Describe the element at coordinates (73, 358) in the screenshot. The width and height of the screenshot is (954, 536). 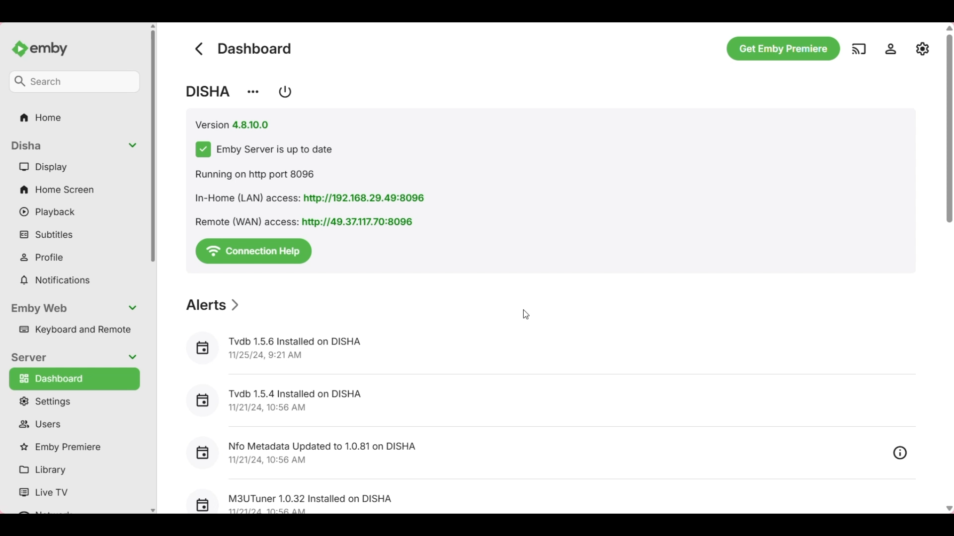
I see `Collapse server` at that location.